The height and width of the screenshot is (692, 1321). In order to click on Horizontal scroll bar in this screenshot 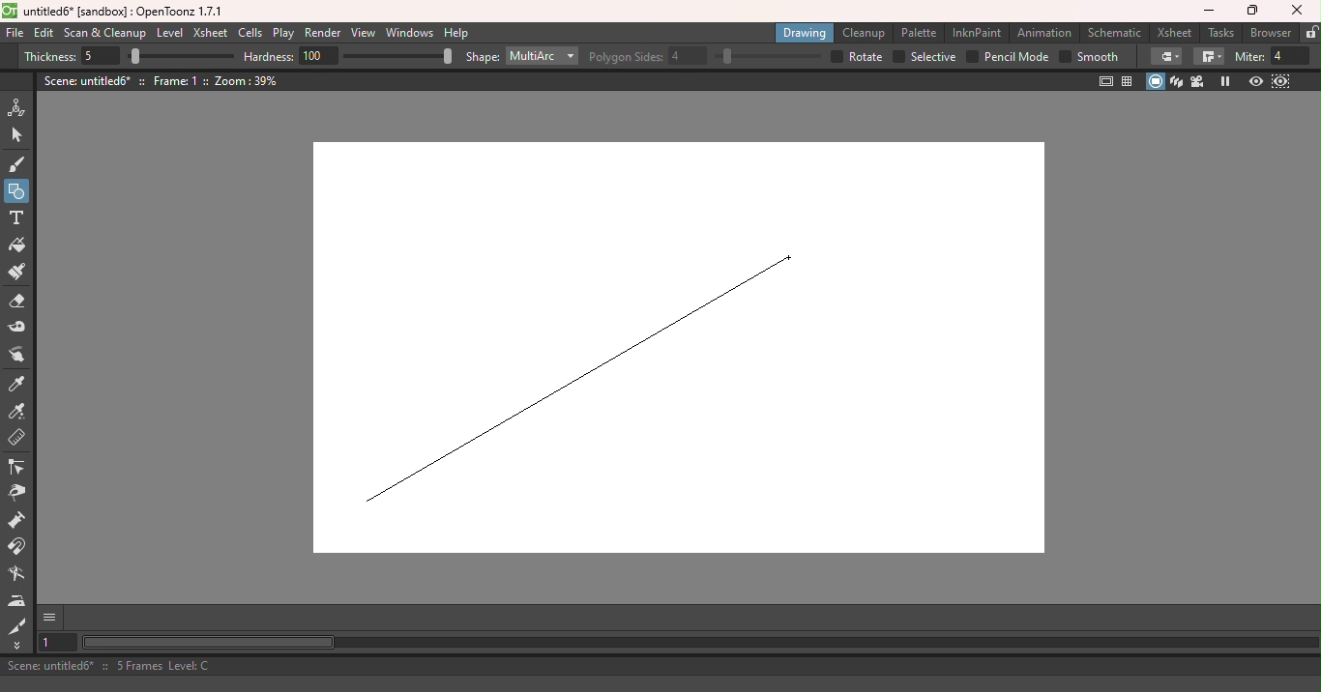, I will do `click(699, 643)`.